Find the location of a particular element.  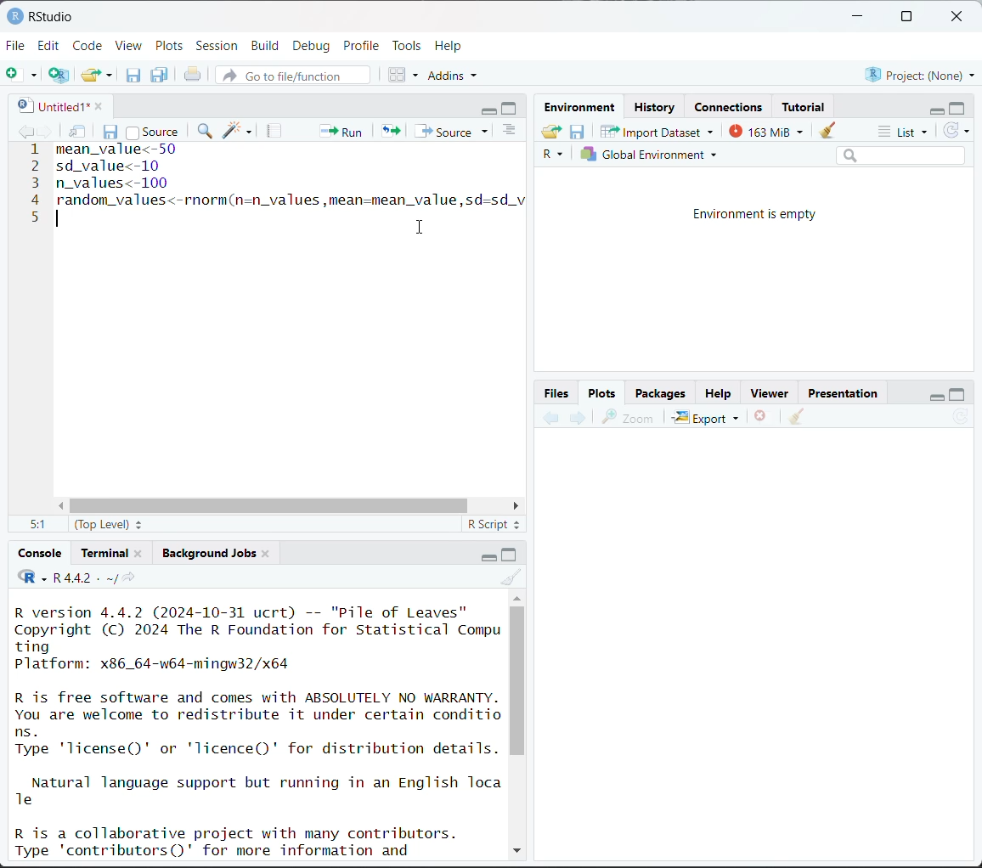

go forward to next source location is located at coordinates (46, 132).